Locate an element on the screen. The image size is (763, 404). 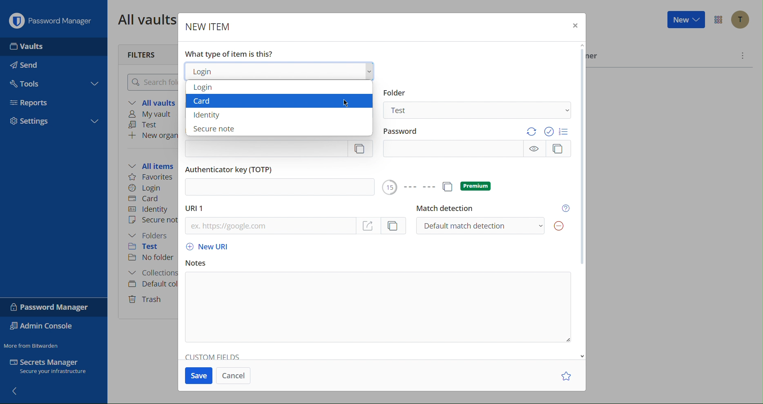
Default collection is located at coordinates (153, 284).